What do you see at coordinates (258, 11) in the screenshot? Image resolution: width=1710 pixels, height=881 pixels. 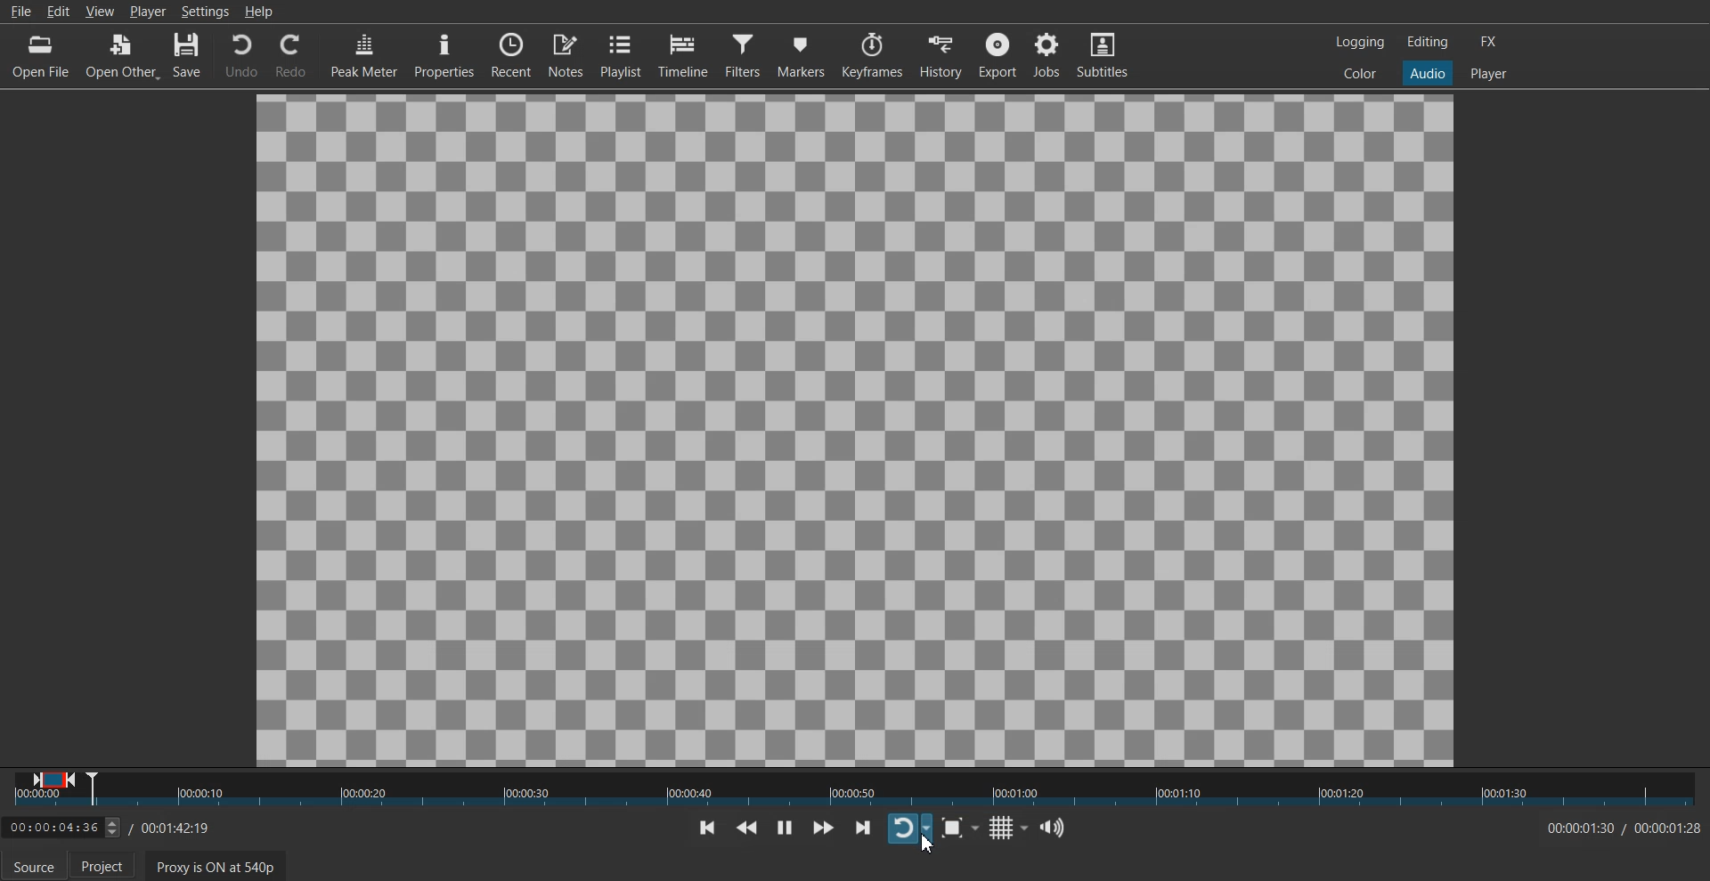 I see `Help` at bounding box center [258, 11].